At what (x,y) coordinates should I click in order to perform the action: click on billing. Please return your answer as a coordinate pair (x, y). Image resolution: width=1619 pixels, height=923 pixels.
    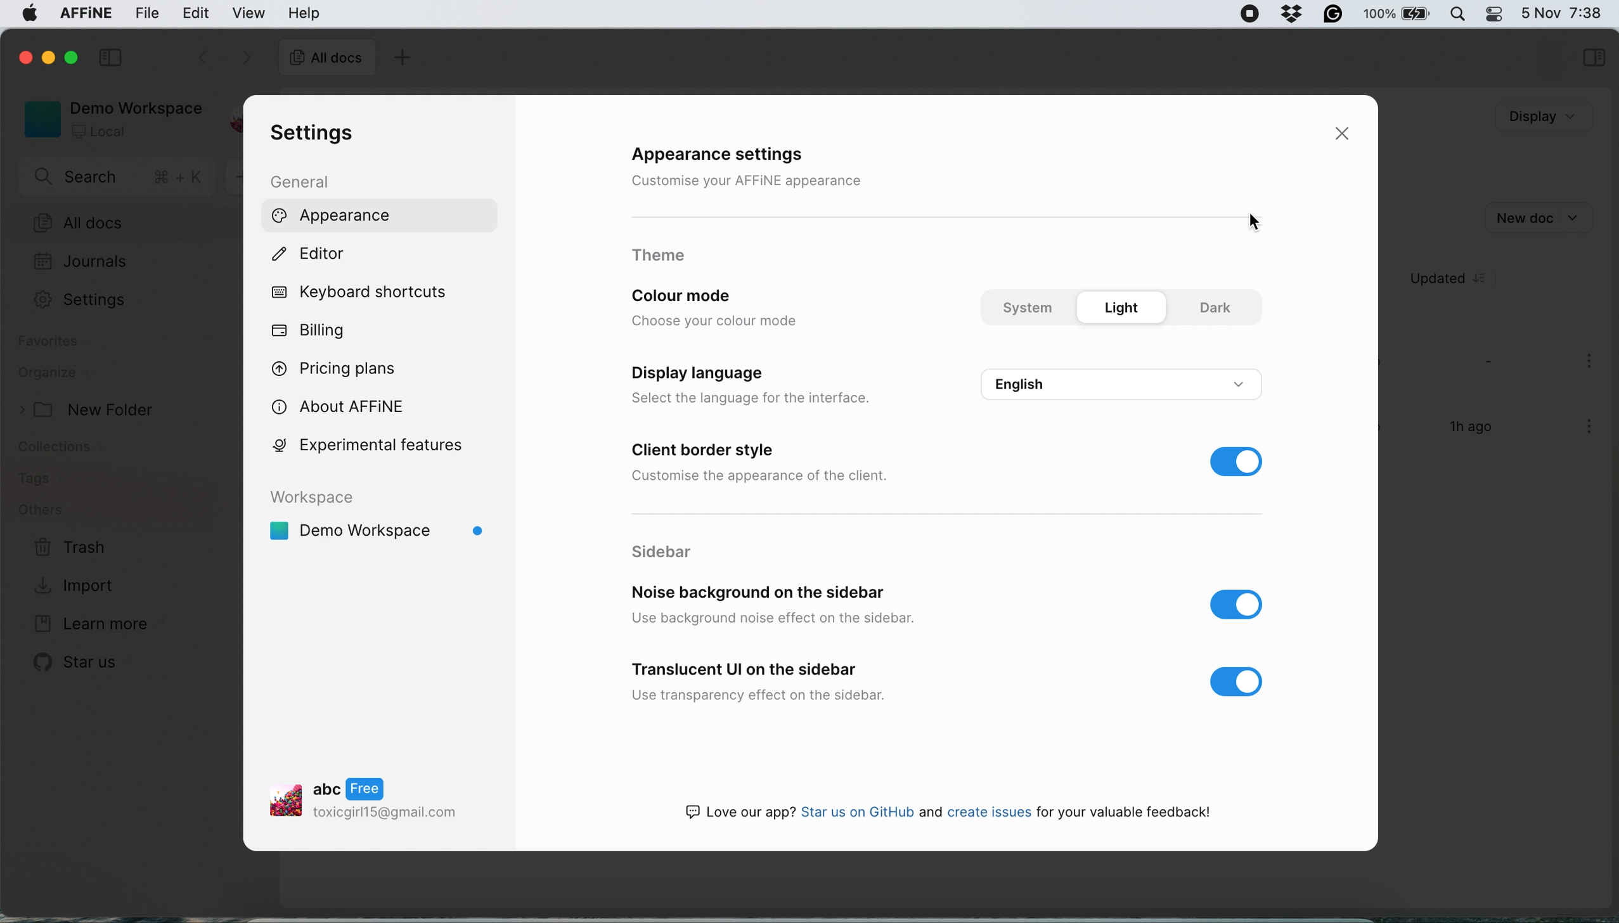
    Looking at the image, I should click on (312, 330).